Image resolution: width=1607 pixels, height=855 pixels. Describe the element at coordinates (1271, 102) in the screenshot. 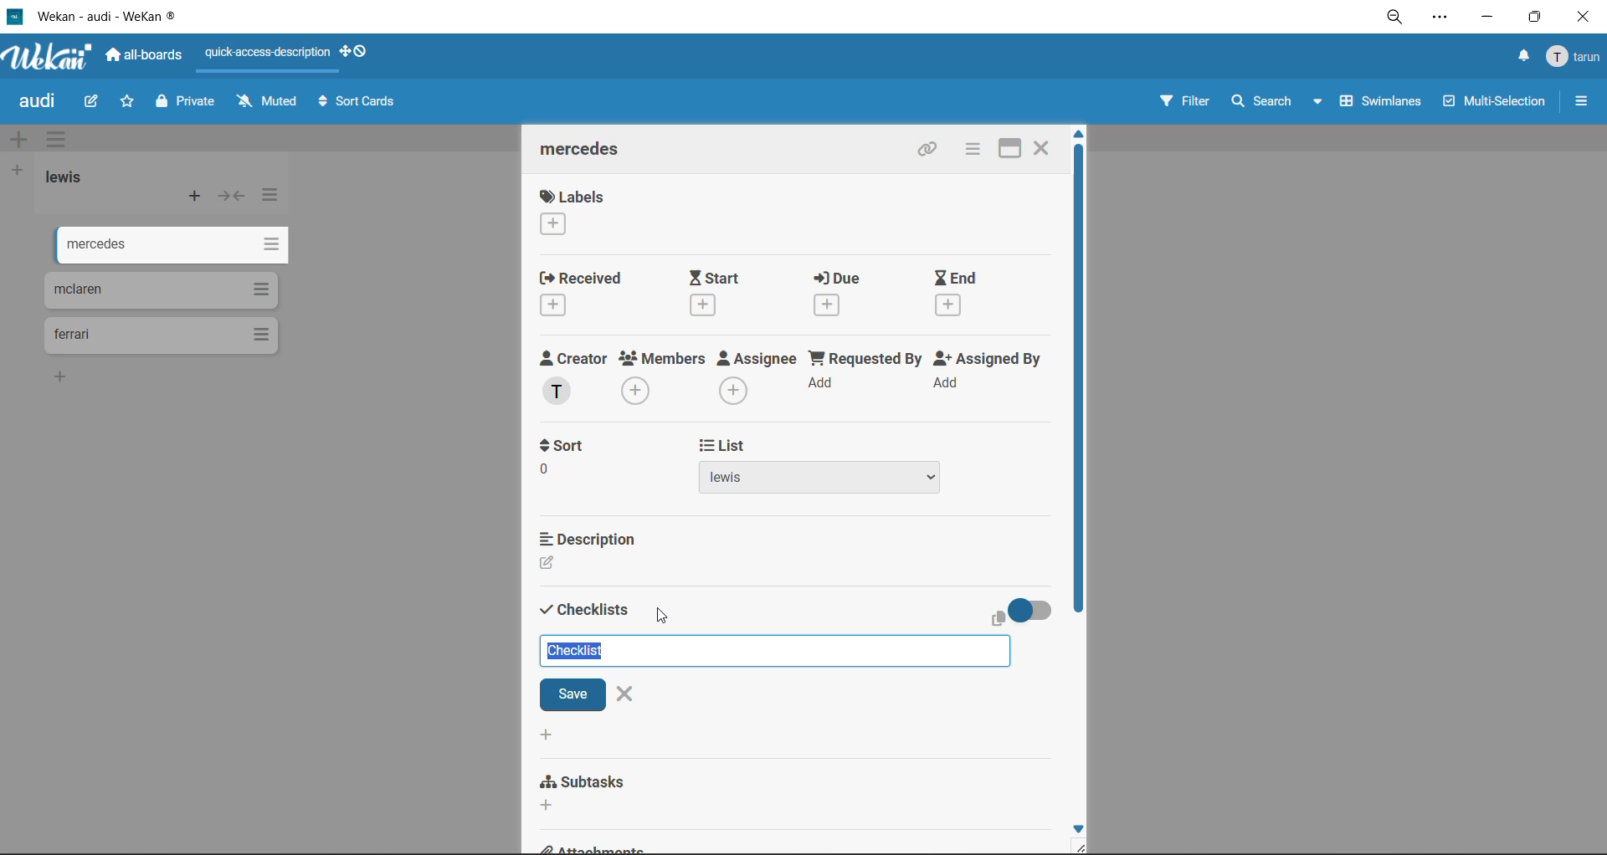

I see `search` at that location.